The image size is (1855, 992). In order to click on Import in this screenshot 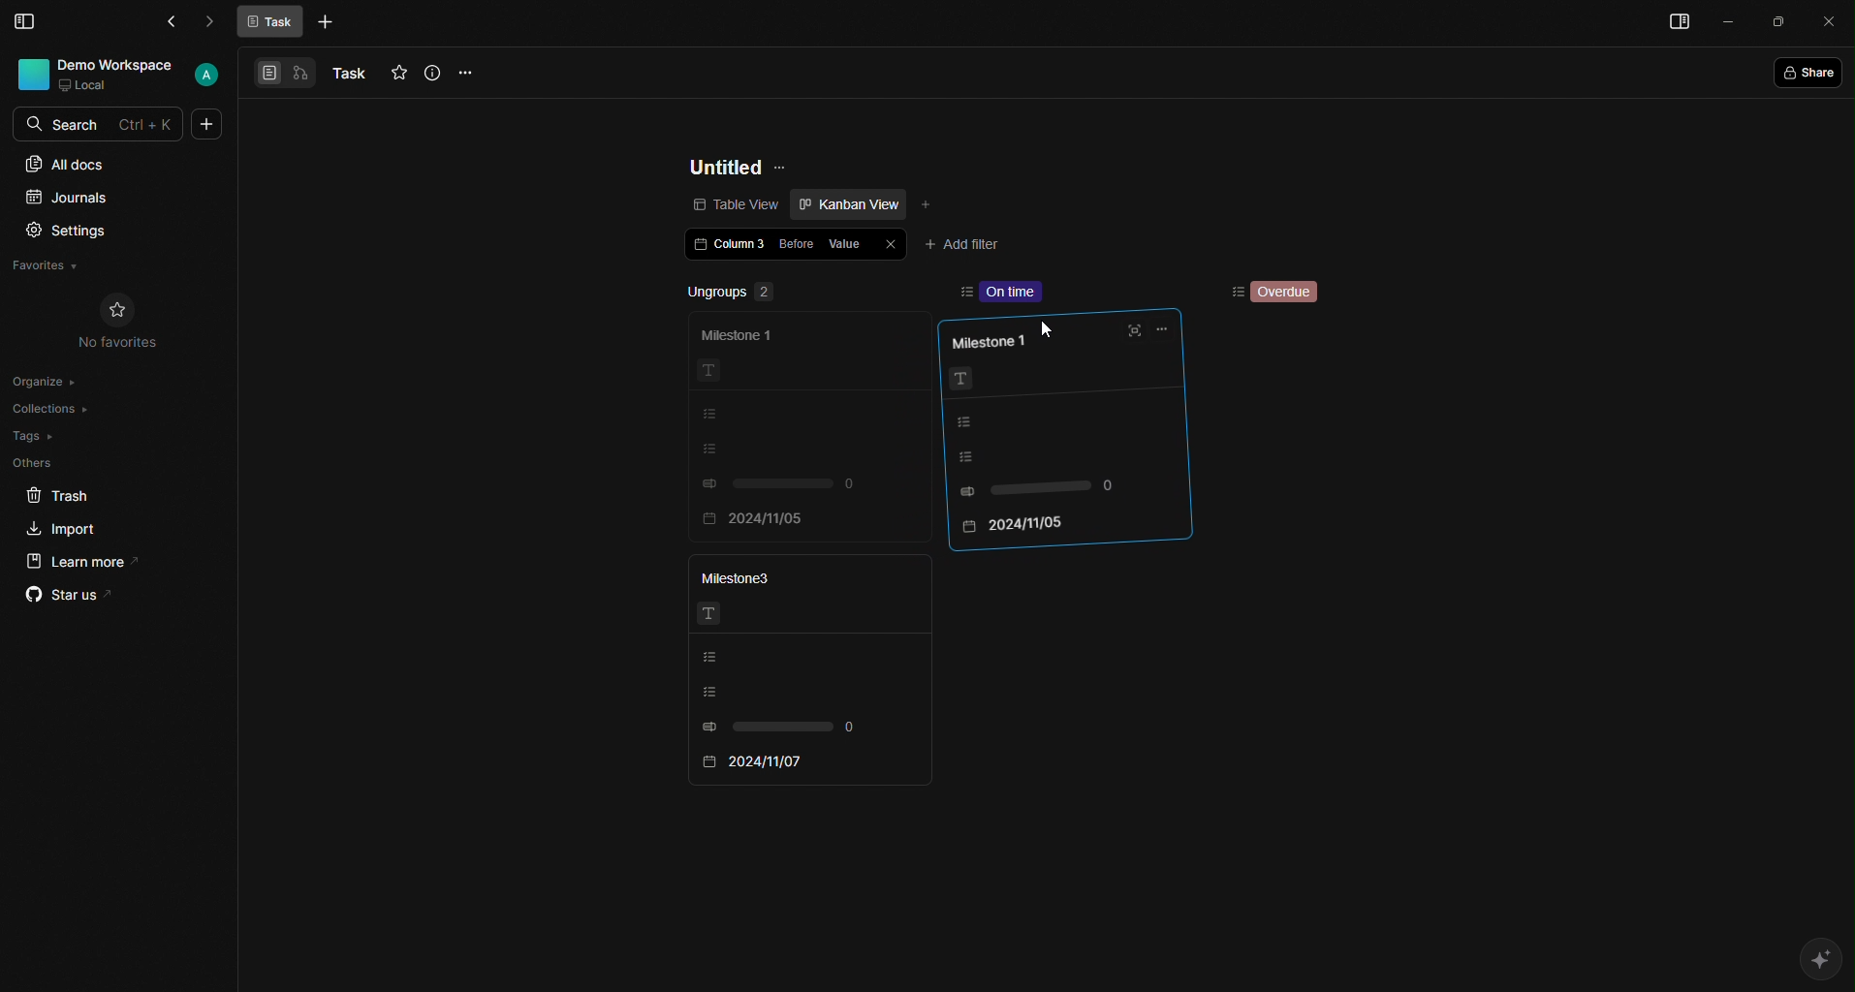, I will do `click(63, 529)`.